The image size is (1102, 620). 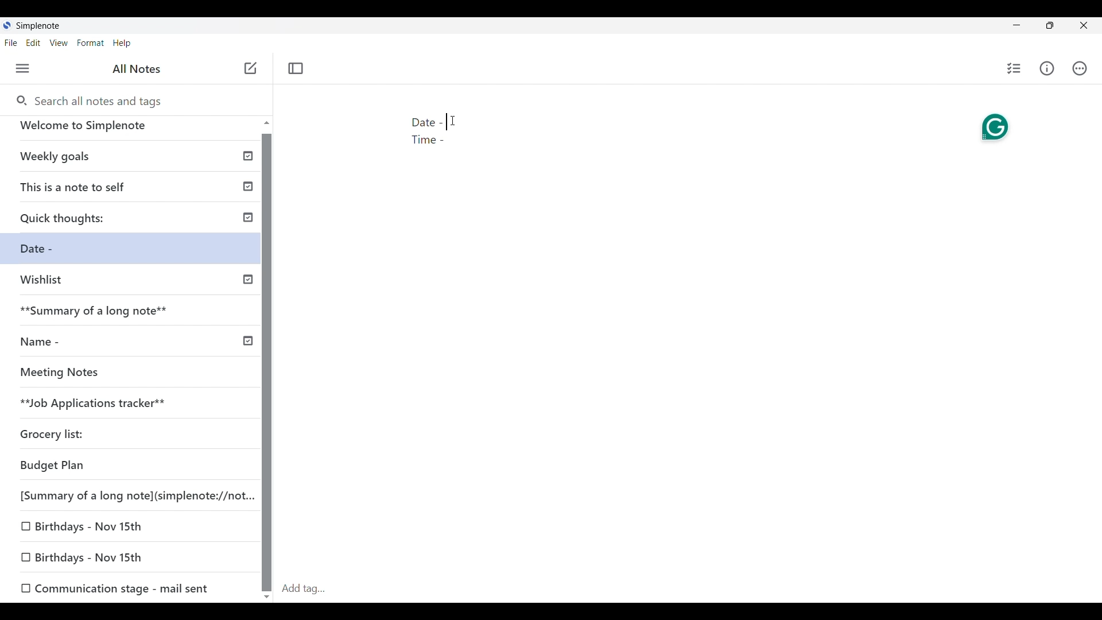 I want to click on Published note indicated by check icon, so click(x=134, y=222).